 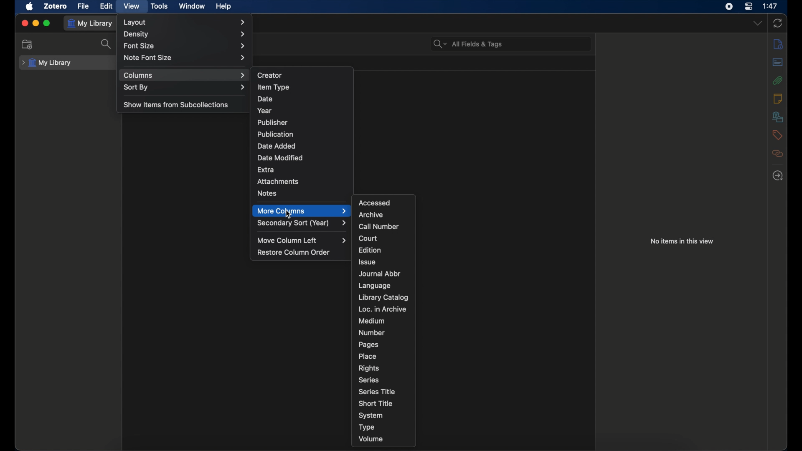 What do you see at coordinates (372, 321) in the screenshot?
I see `medium` at bounding box center [372, 321].